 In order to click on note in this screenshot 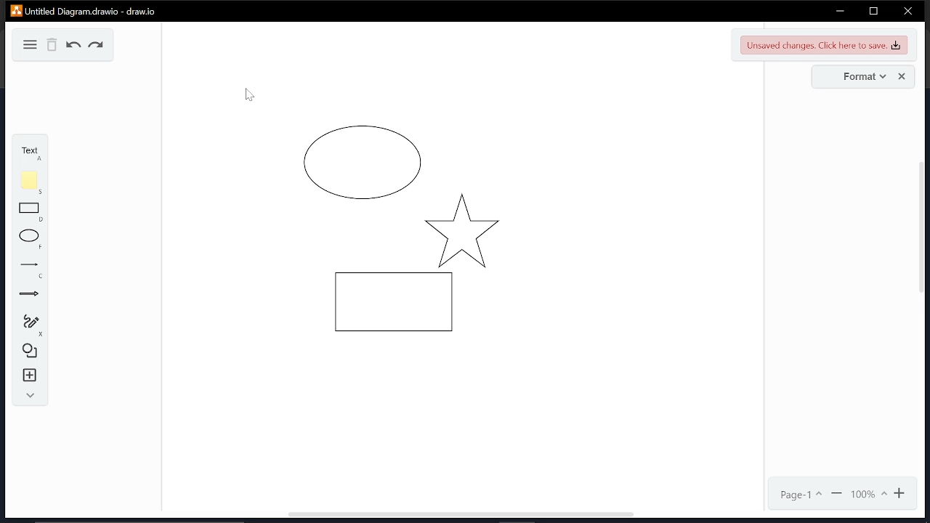, I will do `click(32, 182)`.